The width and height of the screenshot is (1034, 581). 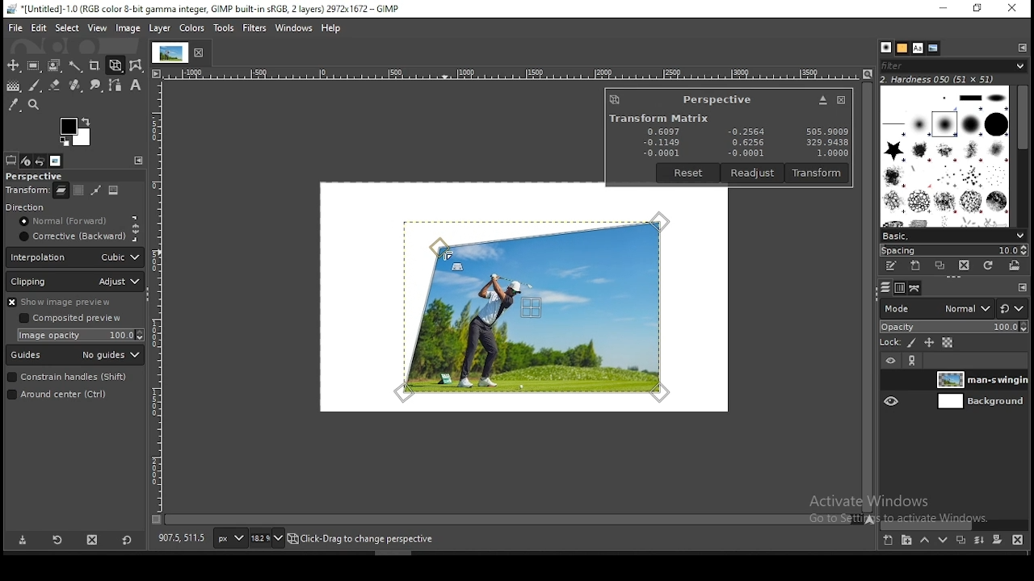 What do you see at coordinates (27, 191) in the screenshot?
I see `transform` at bounding box center [27, 191].